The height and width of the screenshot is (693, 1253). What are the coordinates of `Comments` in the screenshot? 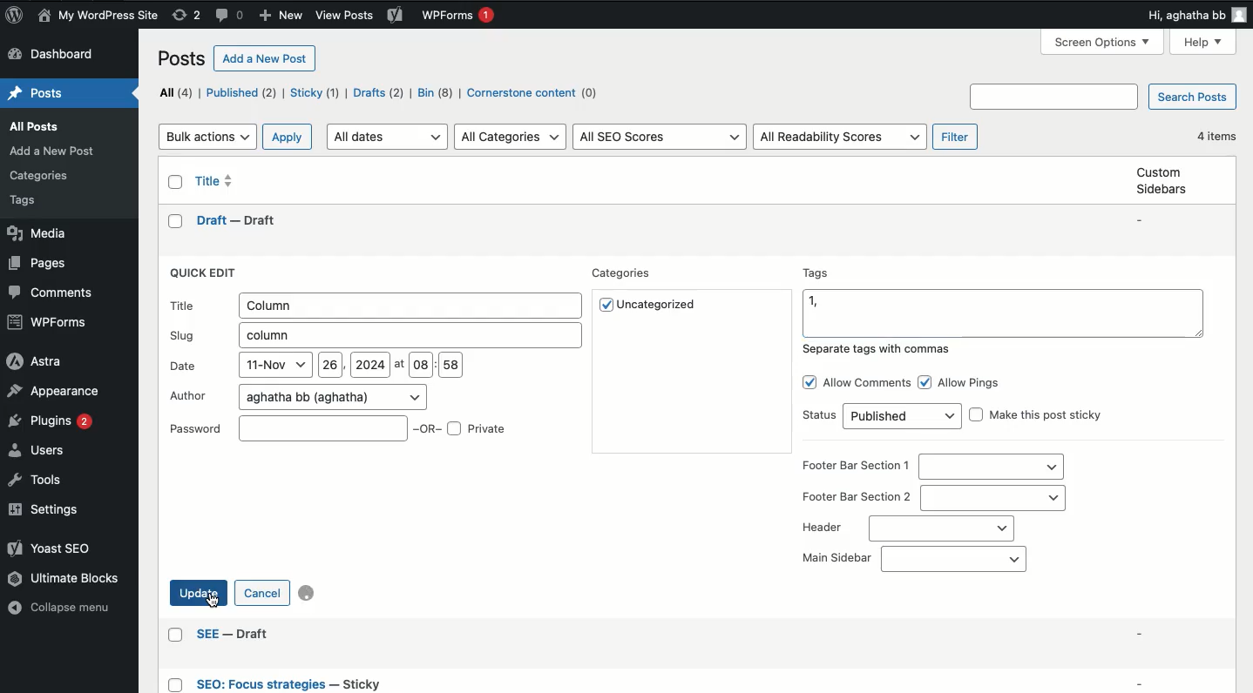 It's located at (49, 293).